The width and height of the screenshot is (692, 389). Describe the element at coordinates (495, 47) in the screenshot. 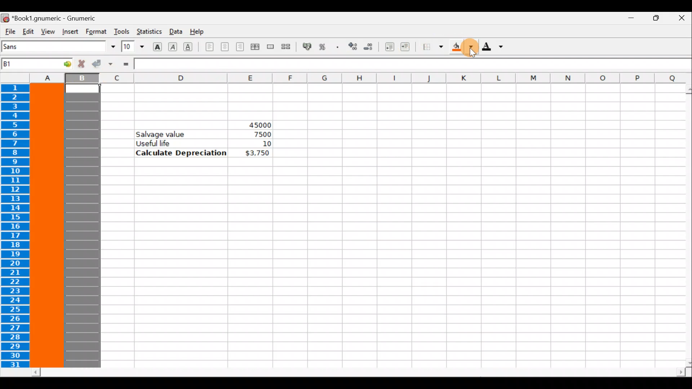

I see `Foreground` at that location.